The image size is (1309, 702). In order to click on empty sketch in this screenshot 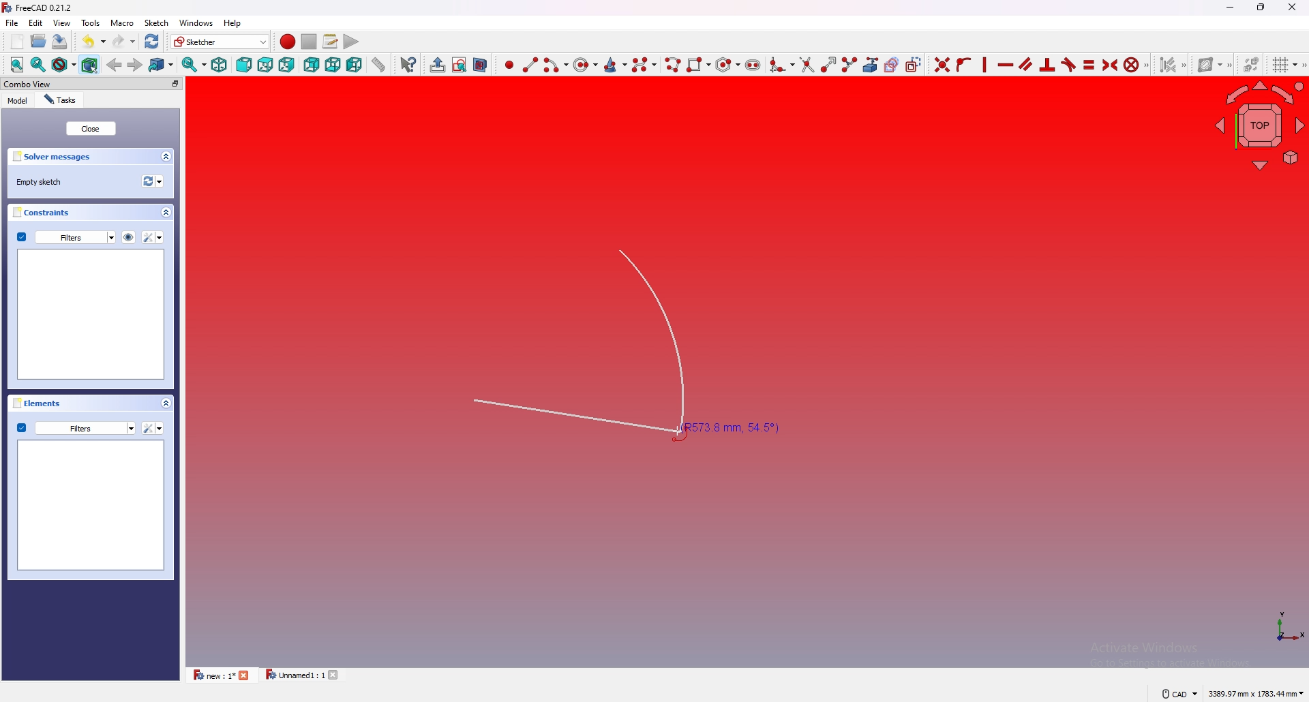, I will do `click(42, 182)`.